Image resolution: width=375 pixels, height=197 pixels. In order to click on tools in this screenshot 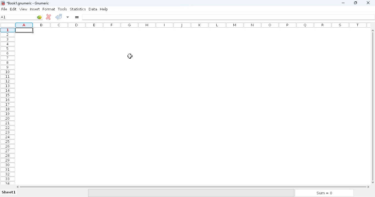, I will do `click(63, 9)`.